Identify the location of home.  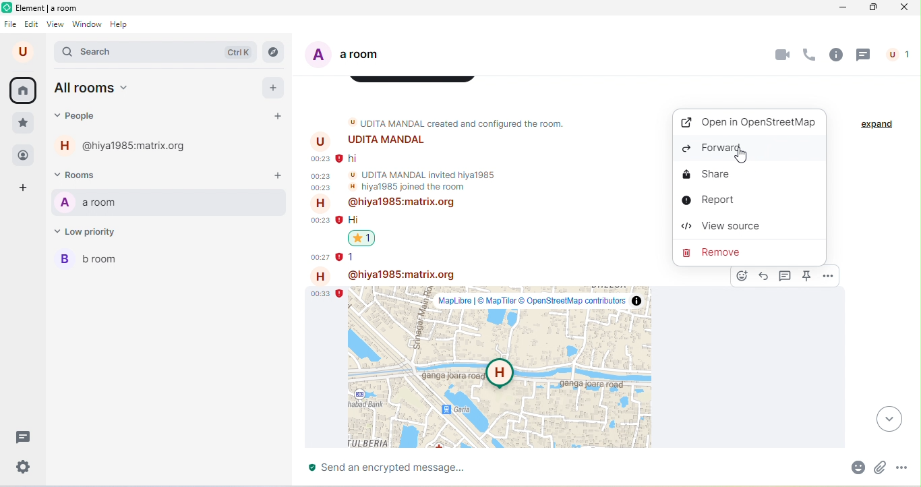
(24, 91).